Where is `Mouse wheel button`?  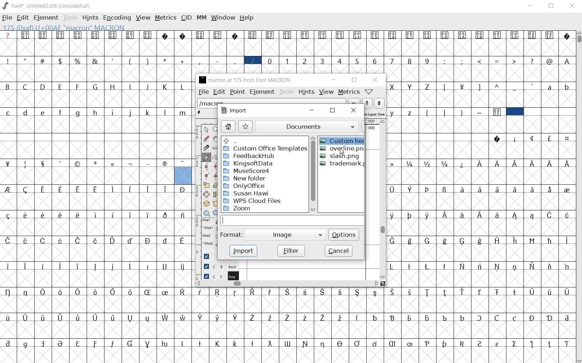 Mouse wheel button is located at coordinates (210, 237).